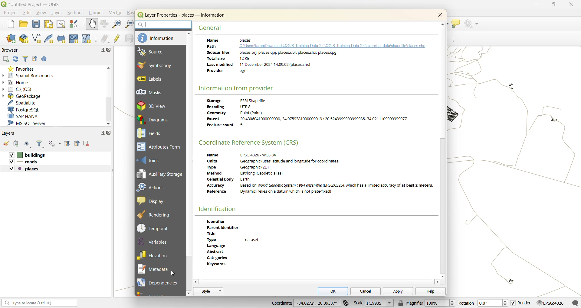  What do you see at coordinates (28, 102) in the screenshot?
I see `spatilite` at bounding box center [28, 102].